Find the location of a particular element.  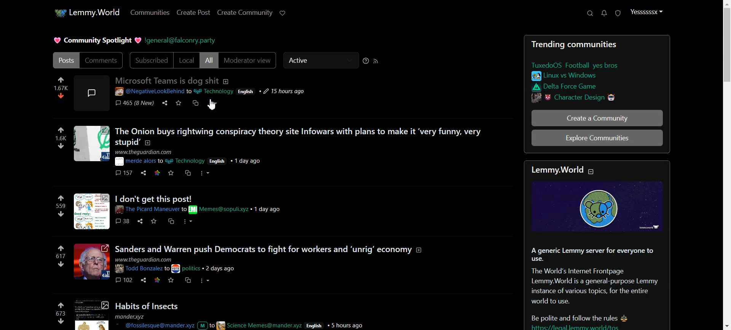

Explore Communitites is located at coordinates (597, 138).